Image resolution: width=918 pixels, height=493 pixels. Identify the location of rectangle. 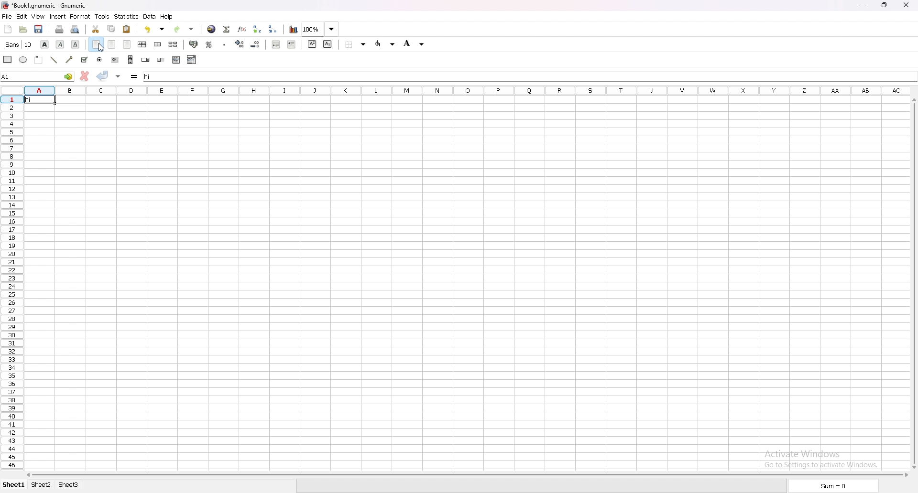
(8, 59).